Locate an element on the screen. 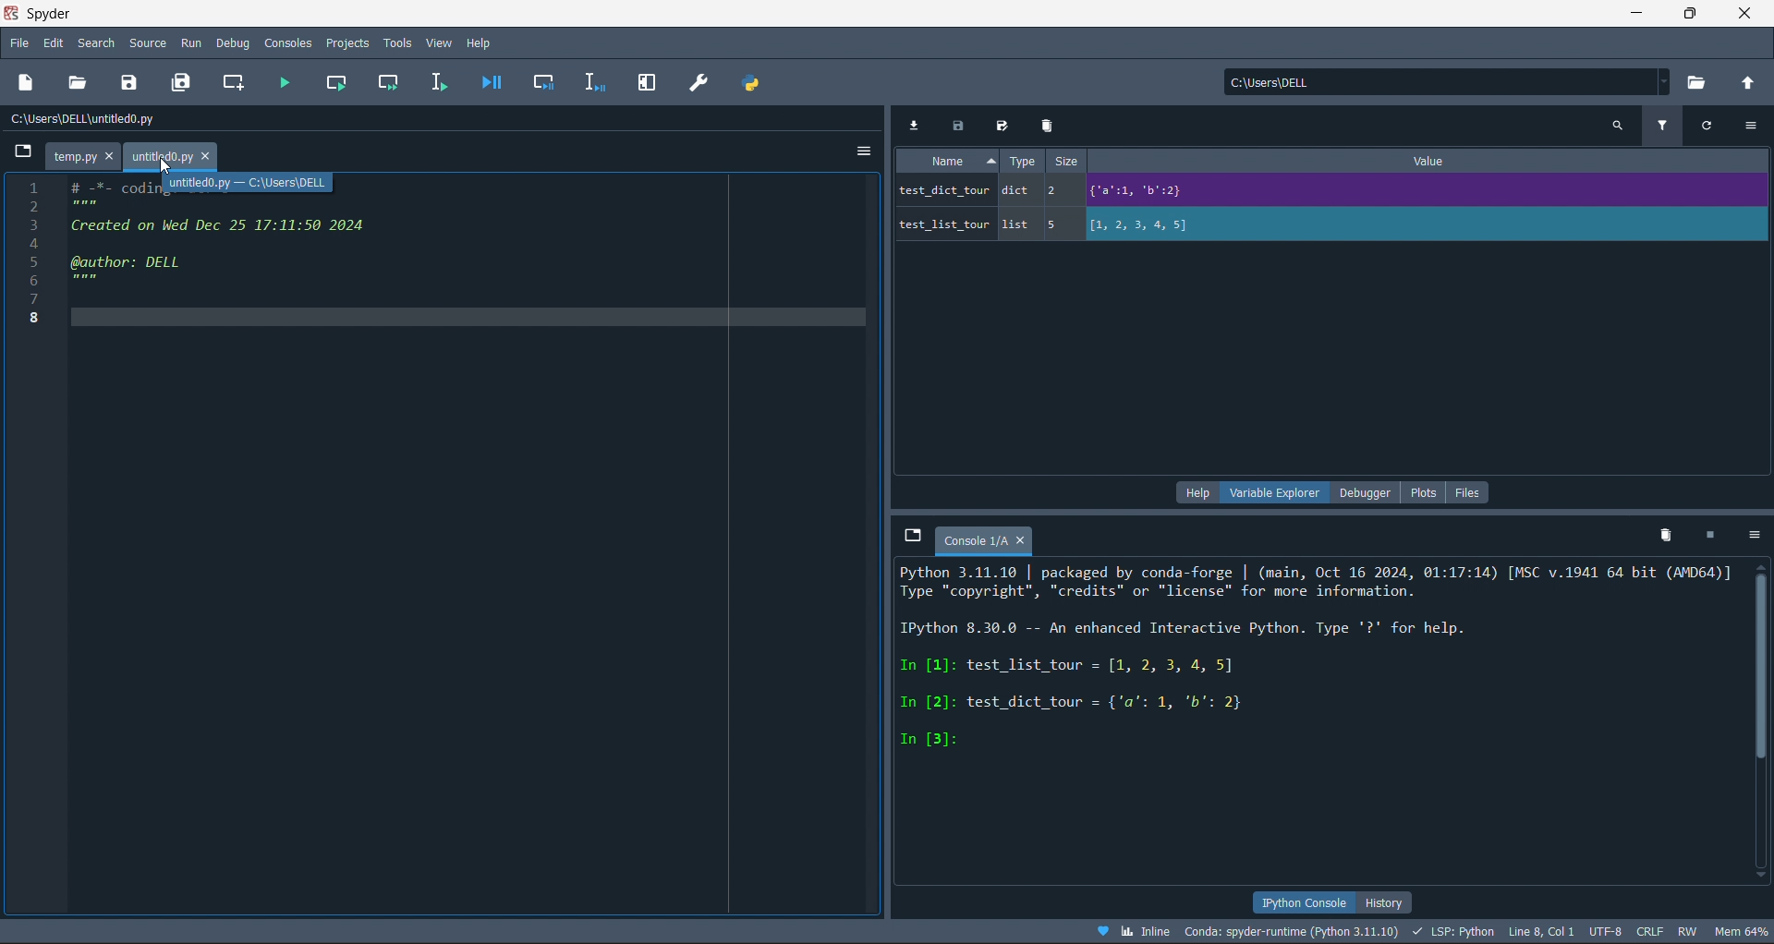  plots pane button is located at coordinates (1421, 493).